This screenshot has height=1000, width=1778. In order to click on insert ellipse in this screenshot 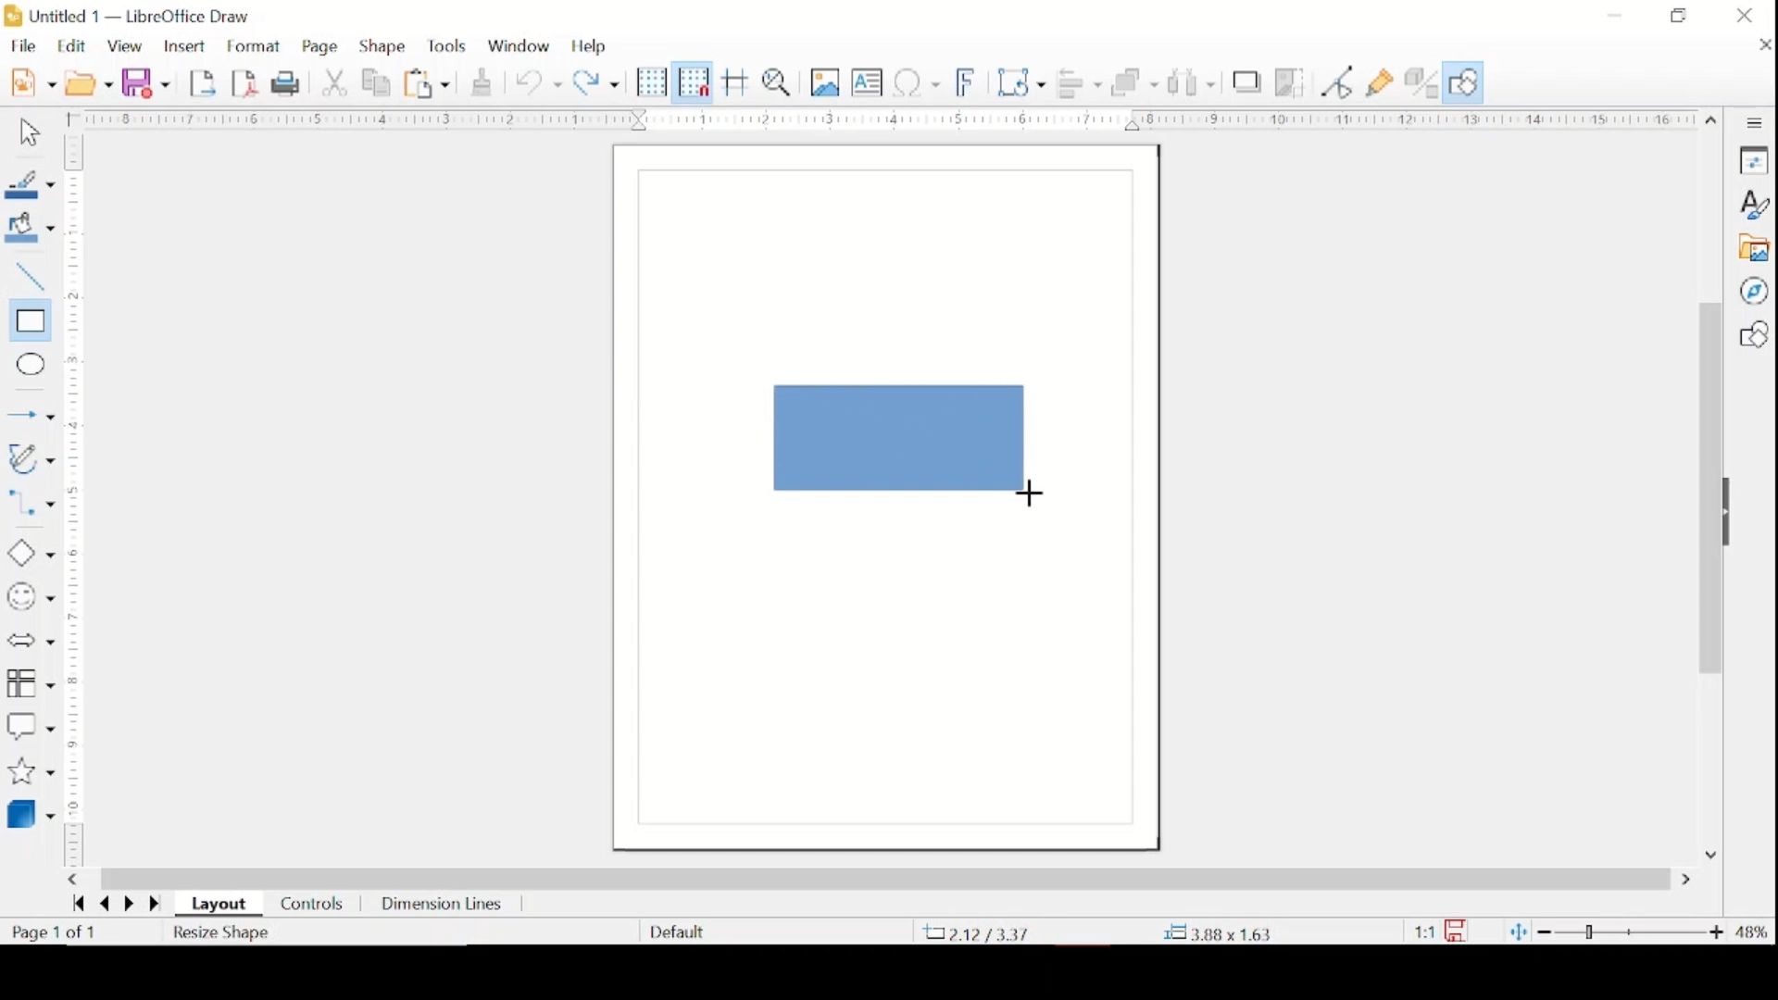, I will do `click(27, 365)`.